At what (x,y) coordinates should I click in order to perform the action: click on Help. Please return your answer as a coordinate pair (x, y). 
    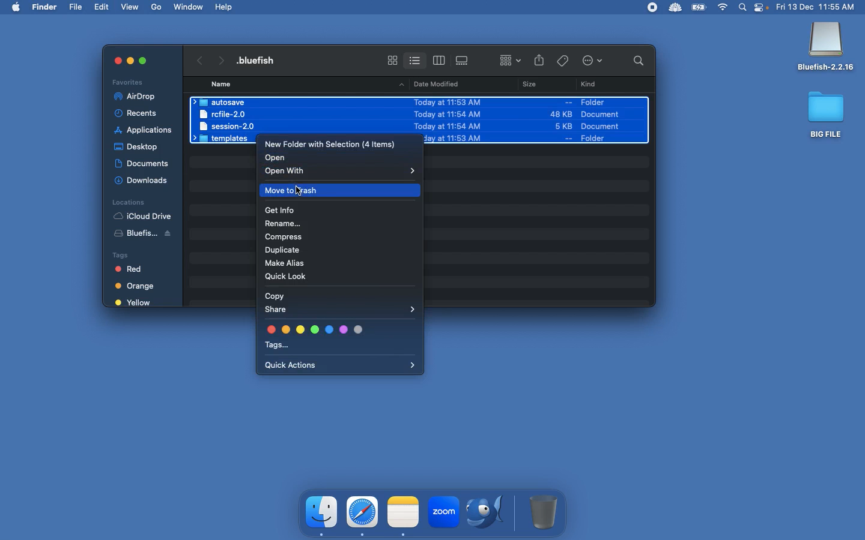
    Looking at the image, I should click on (225, 7).